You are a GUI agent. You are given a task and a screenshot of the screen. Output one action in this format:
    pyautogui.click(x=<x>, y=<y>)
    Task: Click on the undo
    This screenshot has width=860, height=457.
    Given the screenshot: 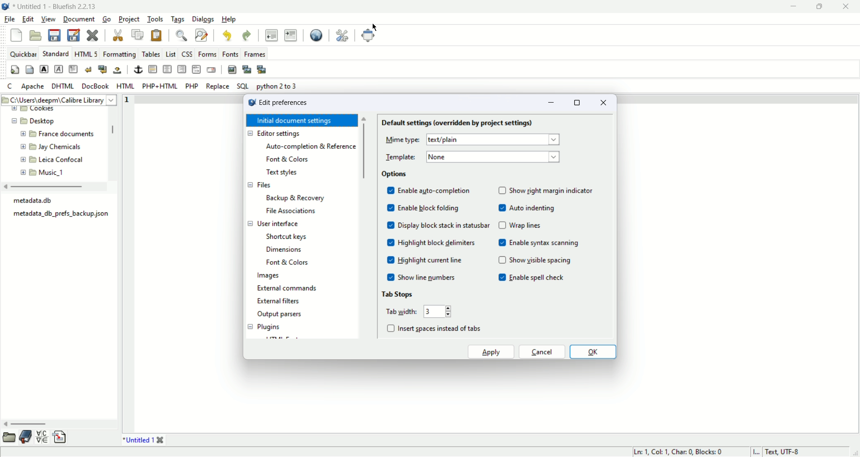 What is the action you would take?
    pyautogui.click(x=247, y=36)
    